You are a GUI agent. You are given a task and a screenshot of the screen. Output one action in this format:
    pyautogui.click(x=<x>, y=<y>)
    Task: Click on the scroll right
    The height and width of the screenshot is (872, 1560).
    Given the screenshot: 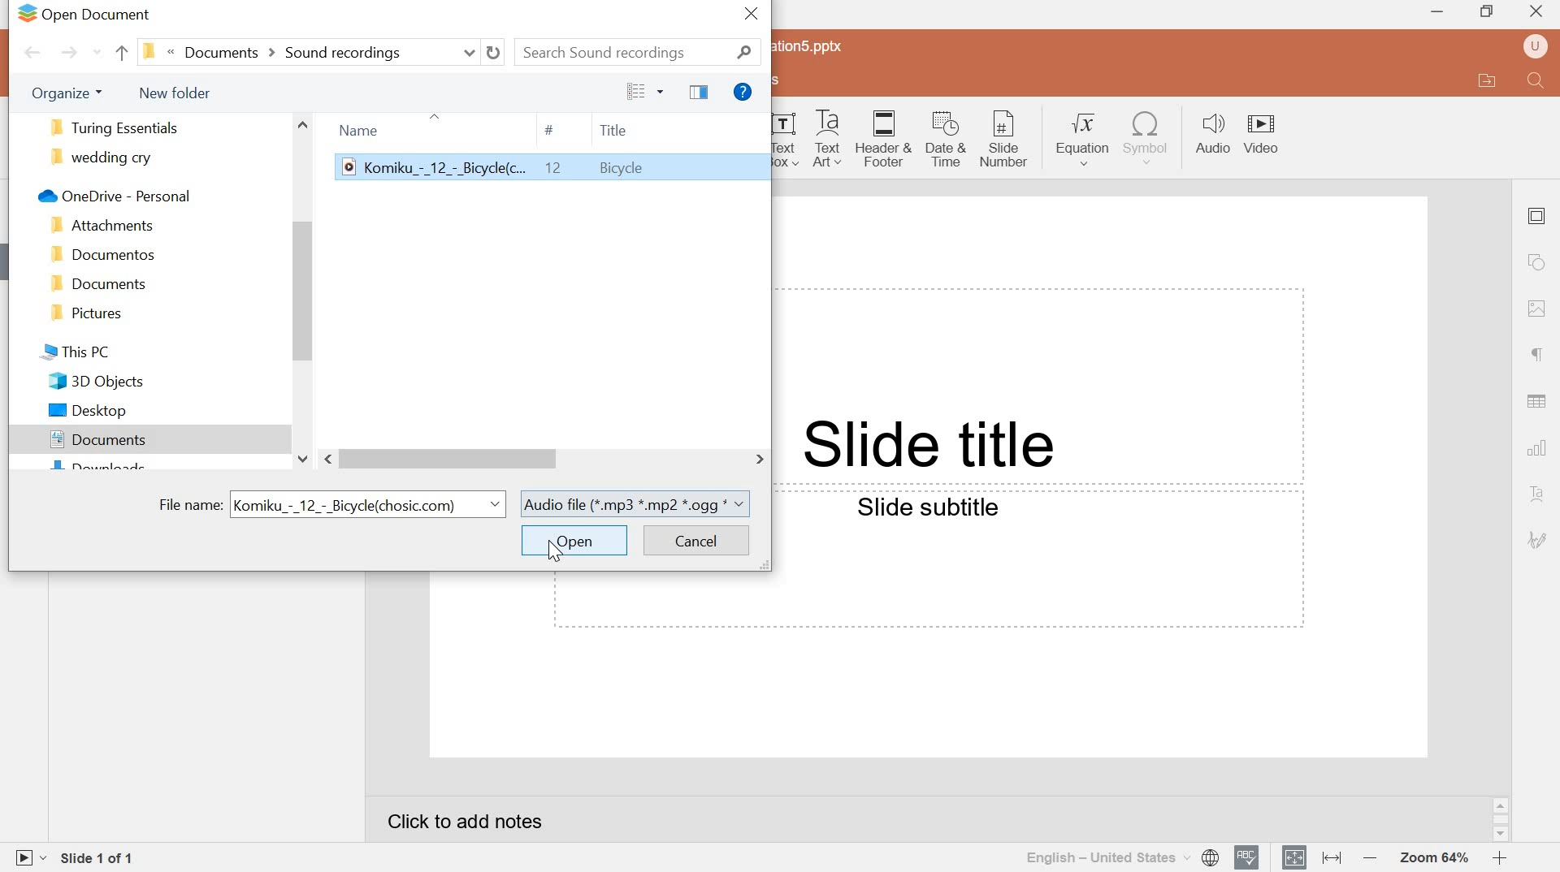 What is the action you would take?
    pyautogui.click(x=753, y=460)
    